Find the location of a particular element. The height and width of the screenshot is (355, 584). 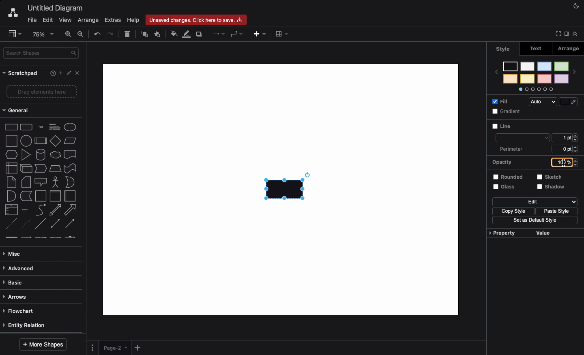

card is located at coordinates (25, 182).